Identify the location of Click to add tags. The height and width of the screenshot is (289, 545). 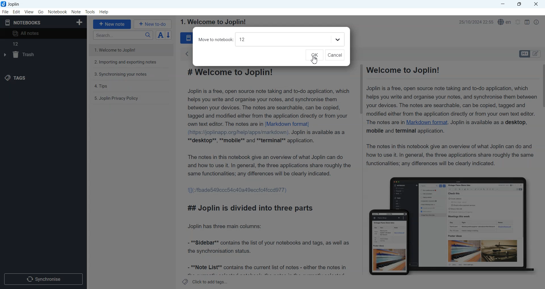
(205, 282).